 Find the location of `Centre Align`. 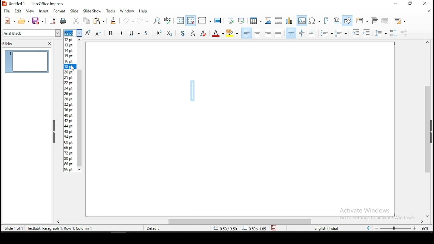

Centre Align is located at coordinates (257, 33).